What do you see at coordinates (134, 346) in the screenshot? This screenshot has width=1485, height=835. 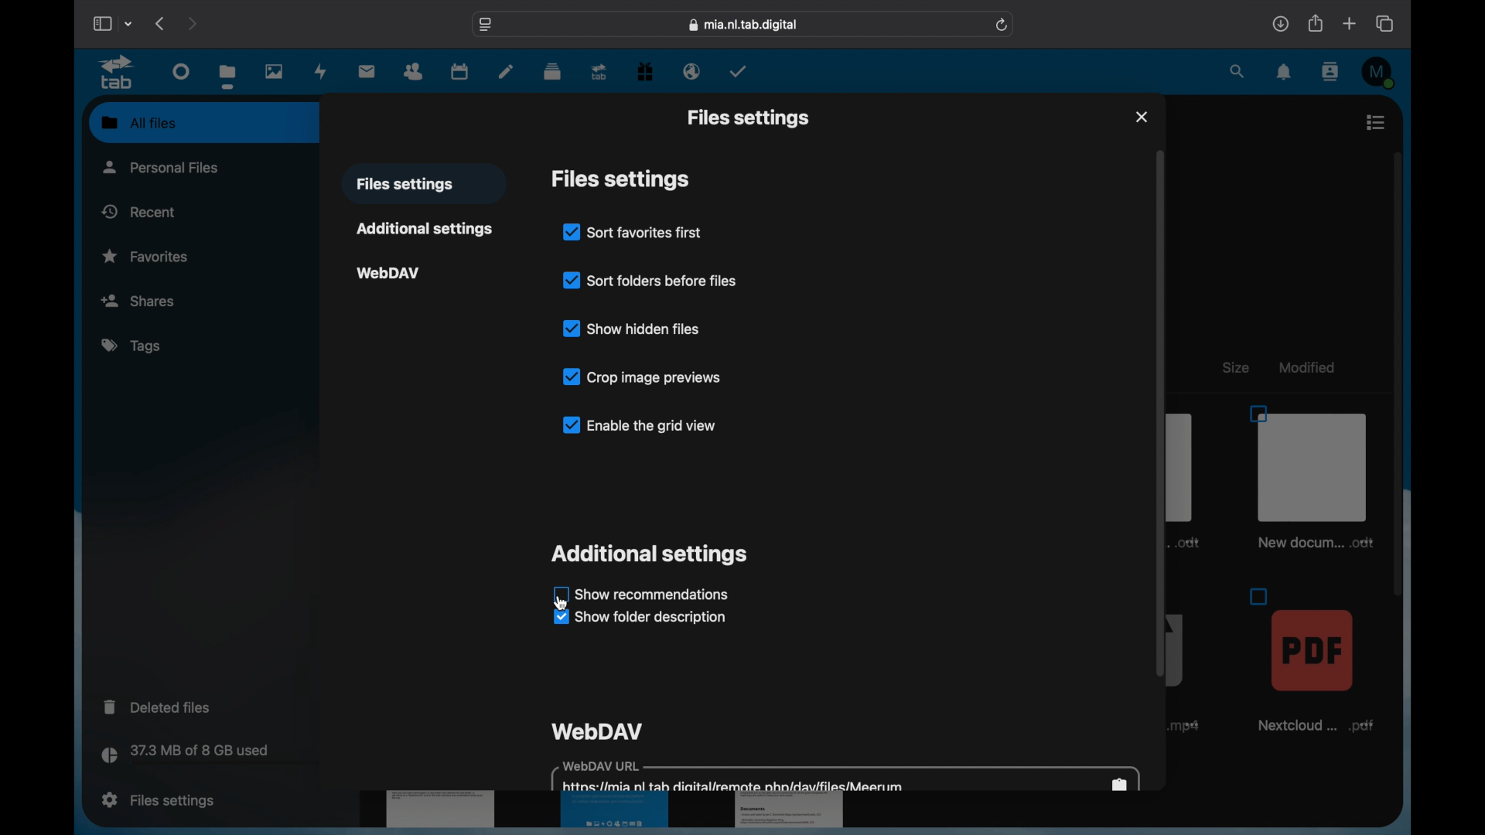 I see `tags` at bounding box center [134, 346].